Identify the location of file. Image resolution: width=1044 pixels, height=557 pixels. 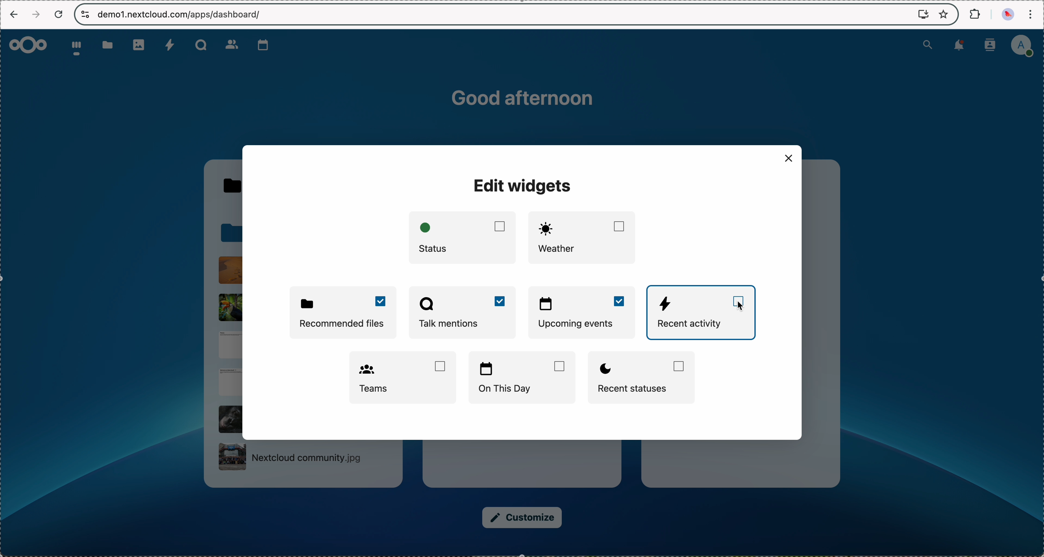
(229, 384).